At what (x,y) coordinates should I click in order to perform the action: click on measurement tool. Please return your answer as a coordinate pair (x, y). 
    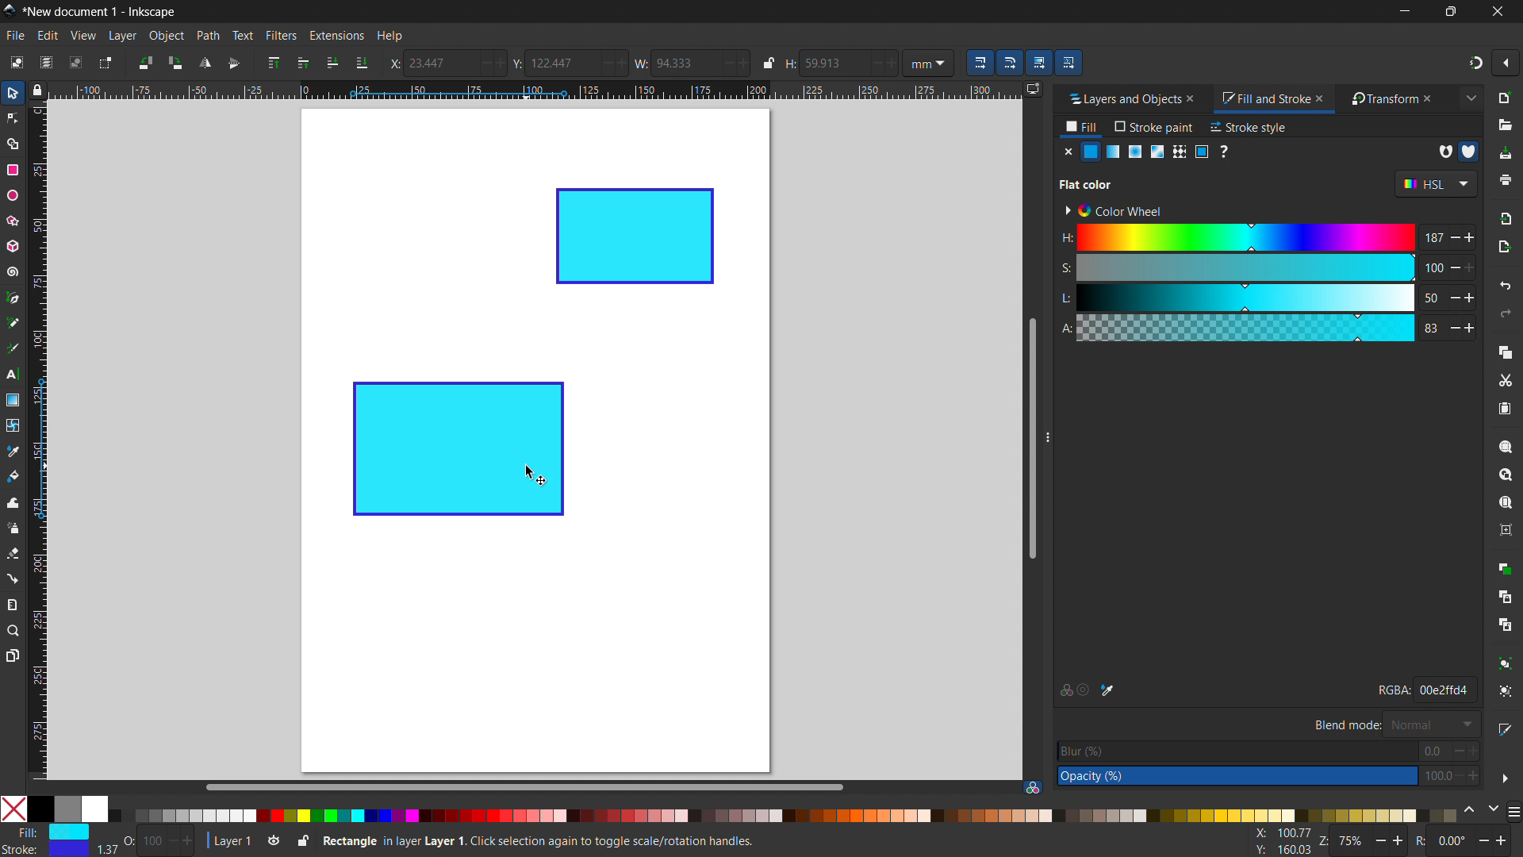
    Looking at the image, I should click on (13, 604).